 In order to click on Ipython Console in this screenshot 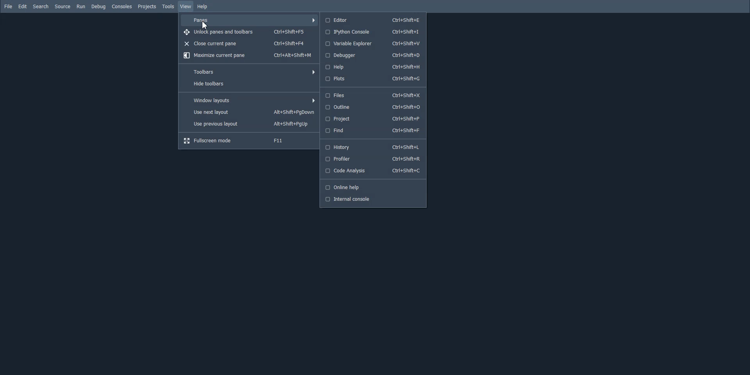, I will do `click(372, 32)`.